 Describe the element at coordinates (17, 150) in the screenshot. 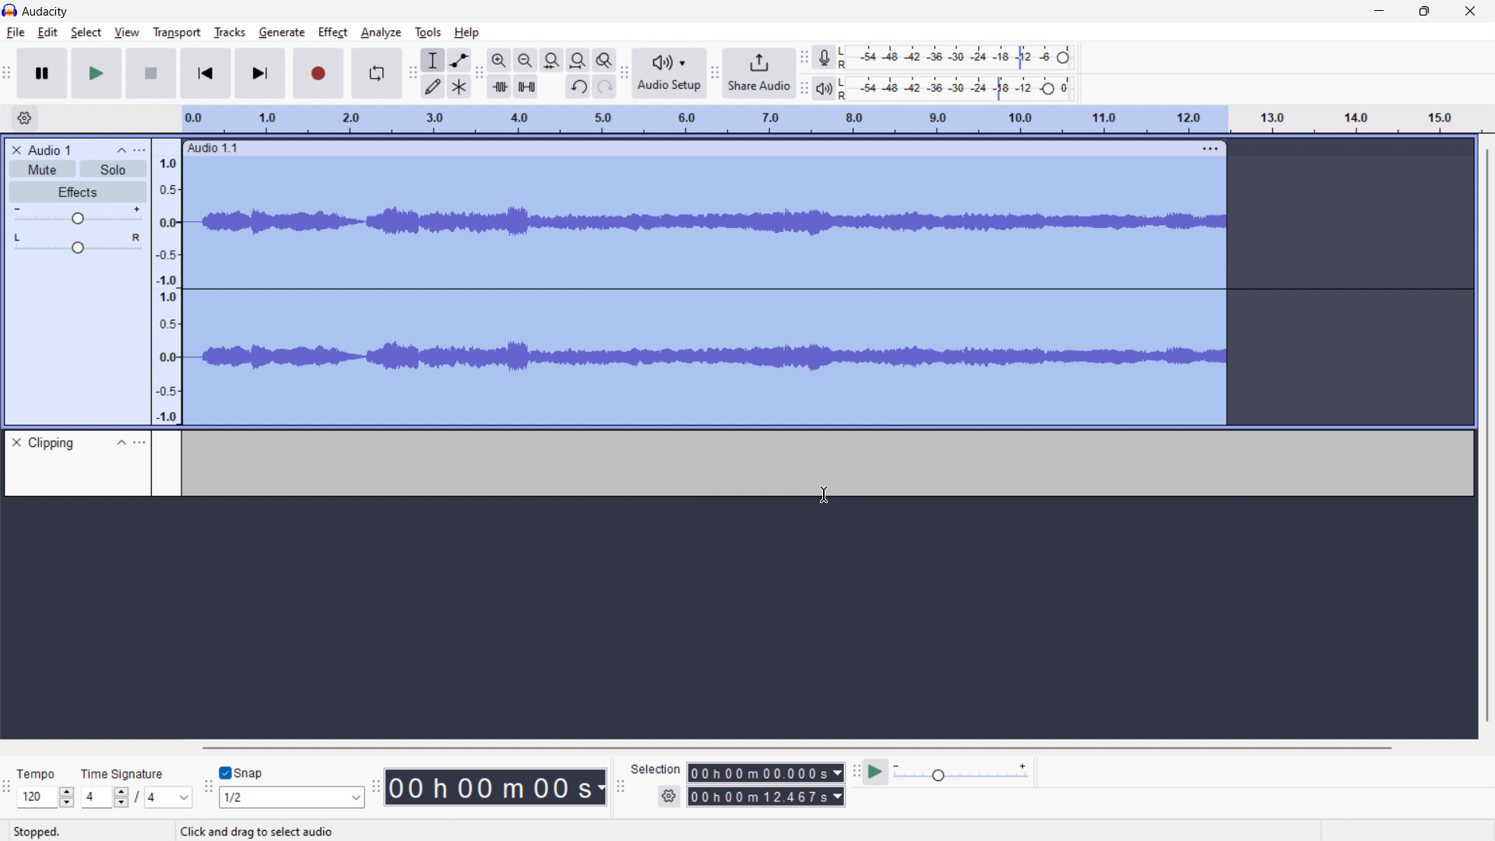

I see `delete recording` at that location.